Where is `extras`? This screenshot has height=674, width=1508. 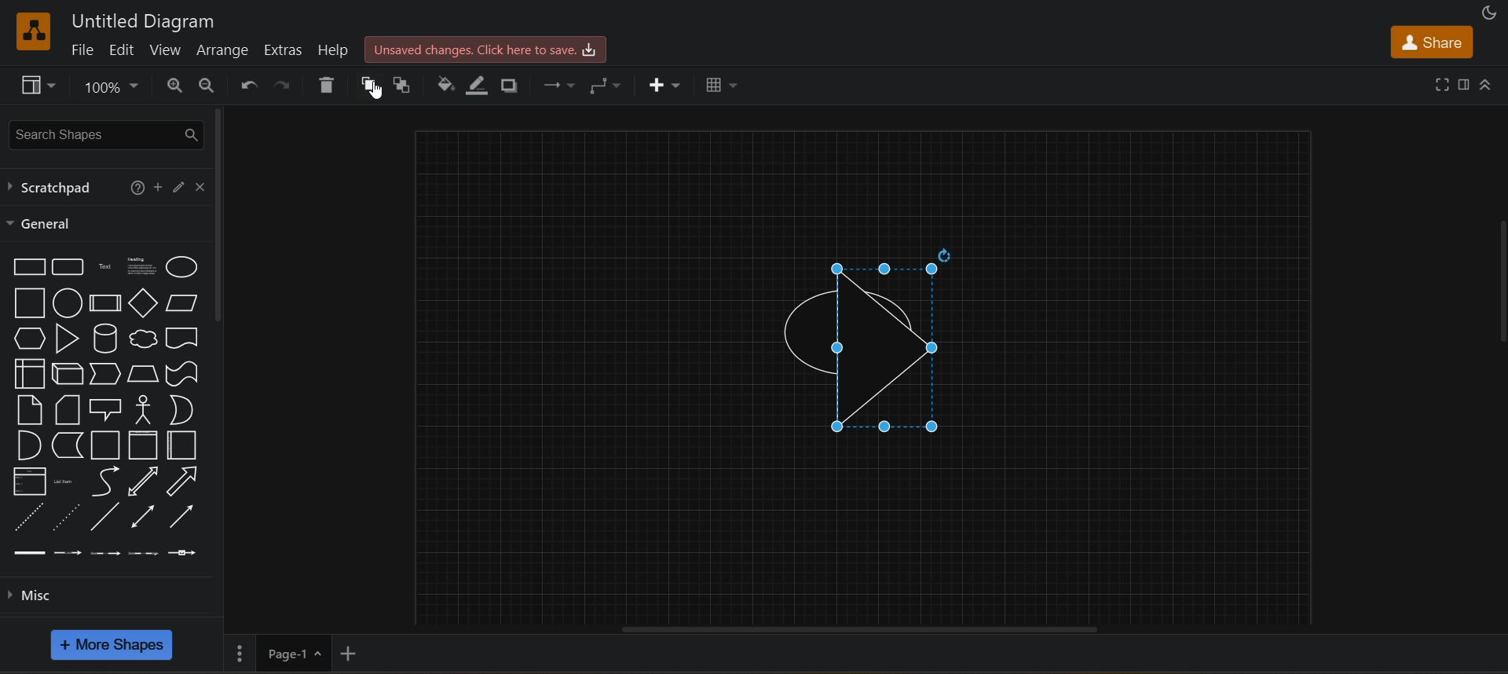 extras is located at coordinates (283, 48).